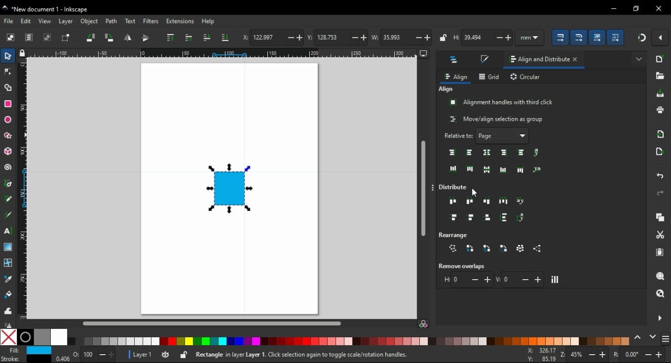 Image resolution: width=671 pixels, height=363 pixels. Describe the element at coordinates (661, 193) in the screenshot. I see `redo` at that location.